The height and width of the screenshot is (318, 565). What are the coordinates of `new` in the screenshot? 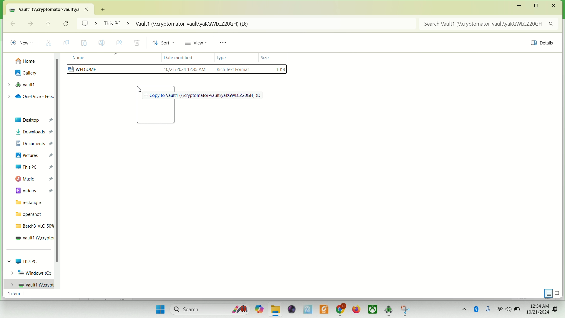 It's located at (22, 41).